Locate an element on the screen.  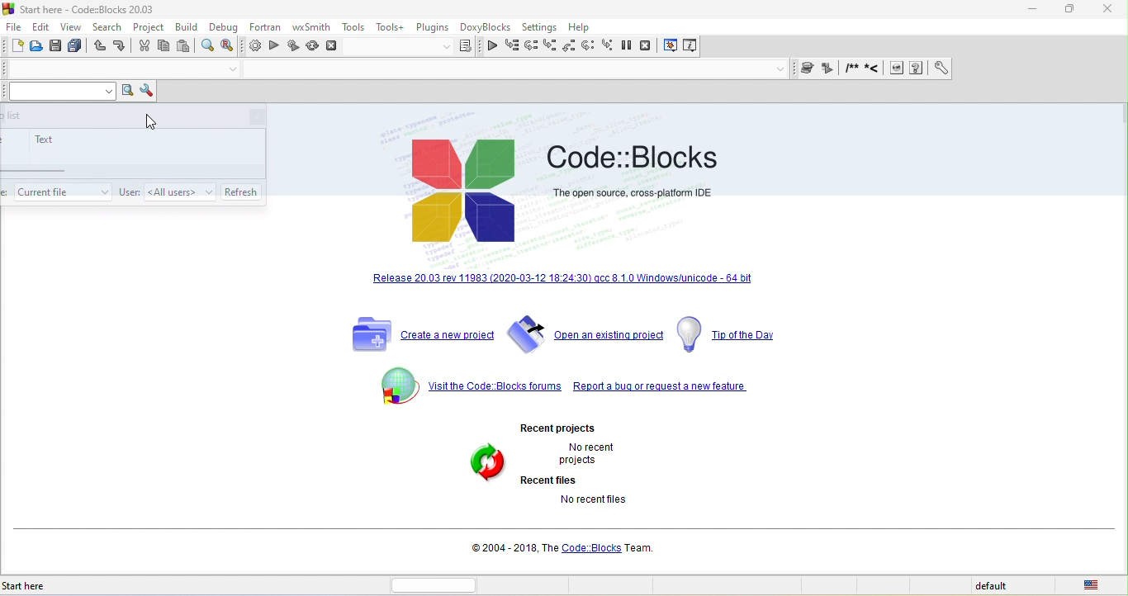
2004-2018 the code blocks team is located at coordinates (566, 547).